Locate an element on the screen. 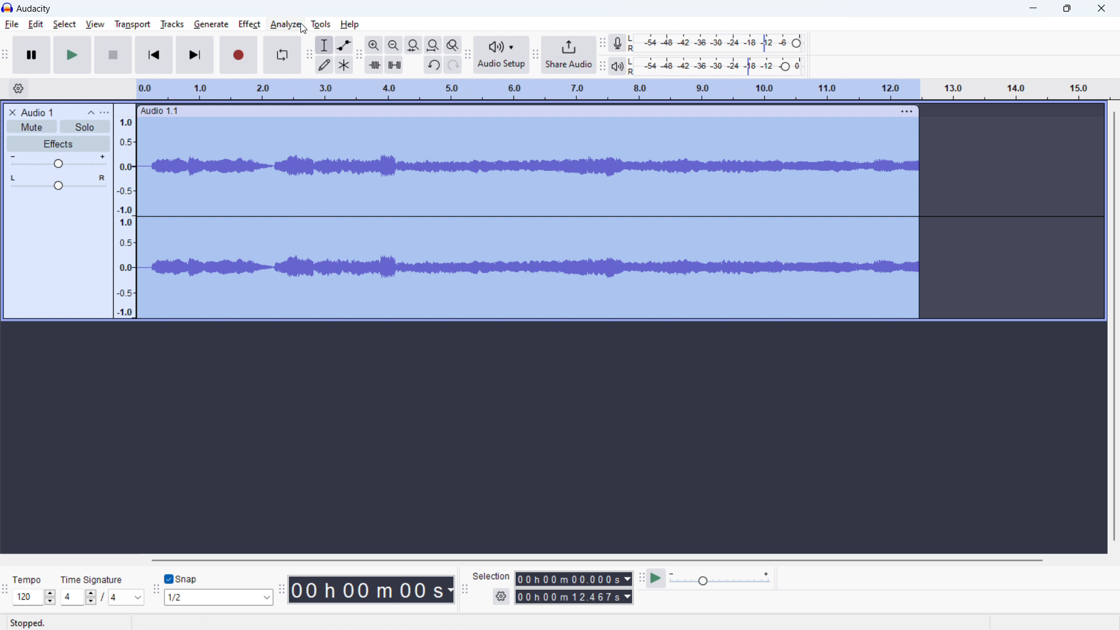  time signature toolbar is located at coordinates (101, 597).